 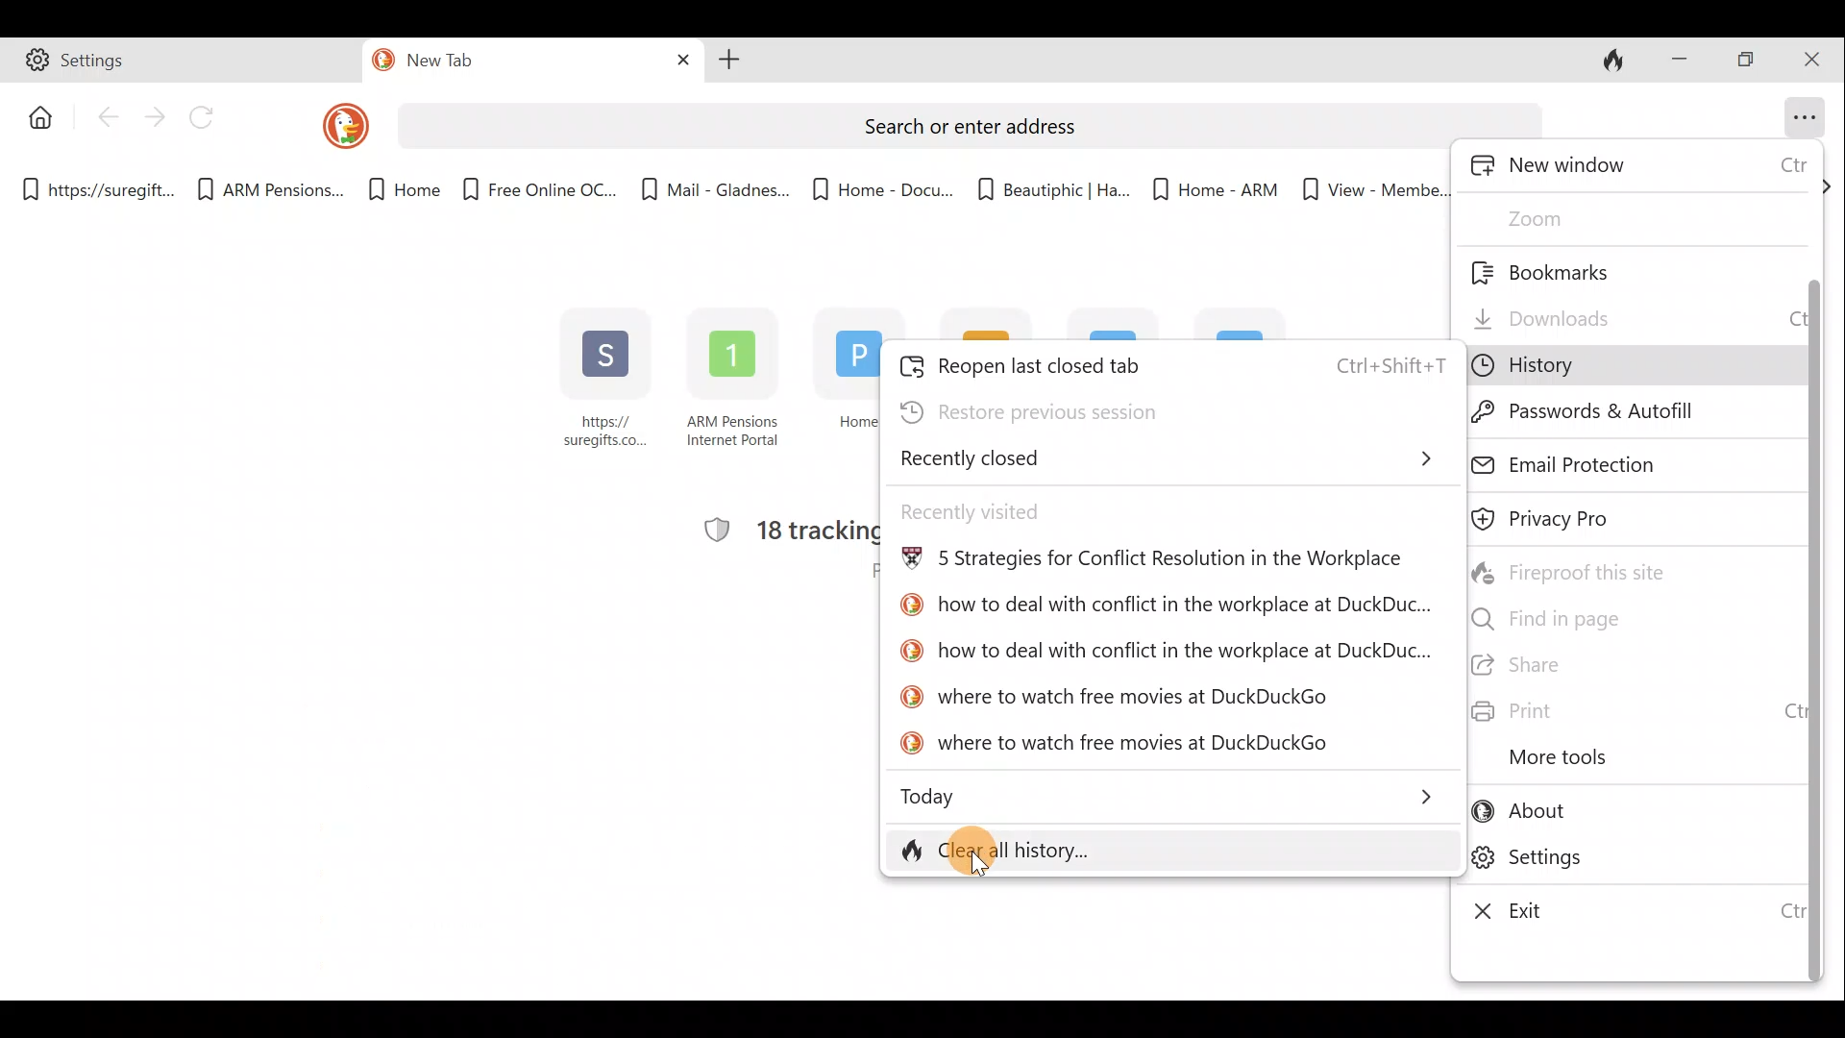 I want to click on Search or enter address, so click(x=957, y=119).